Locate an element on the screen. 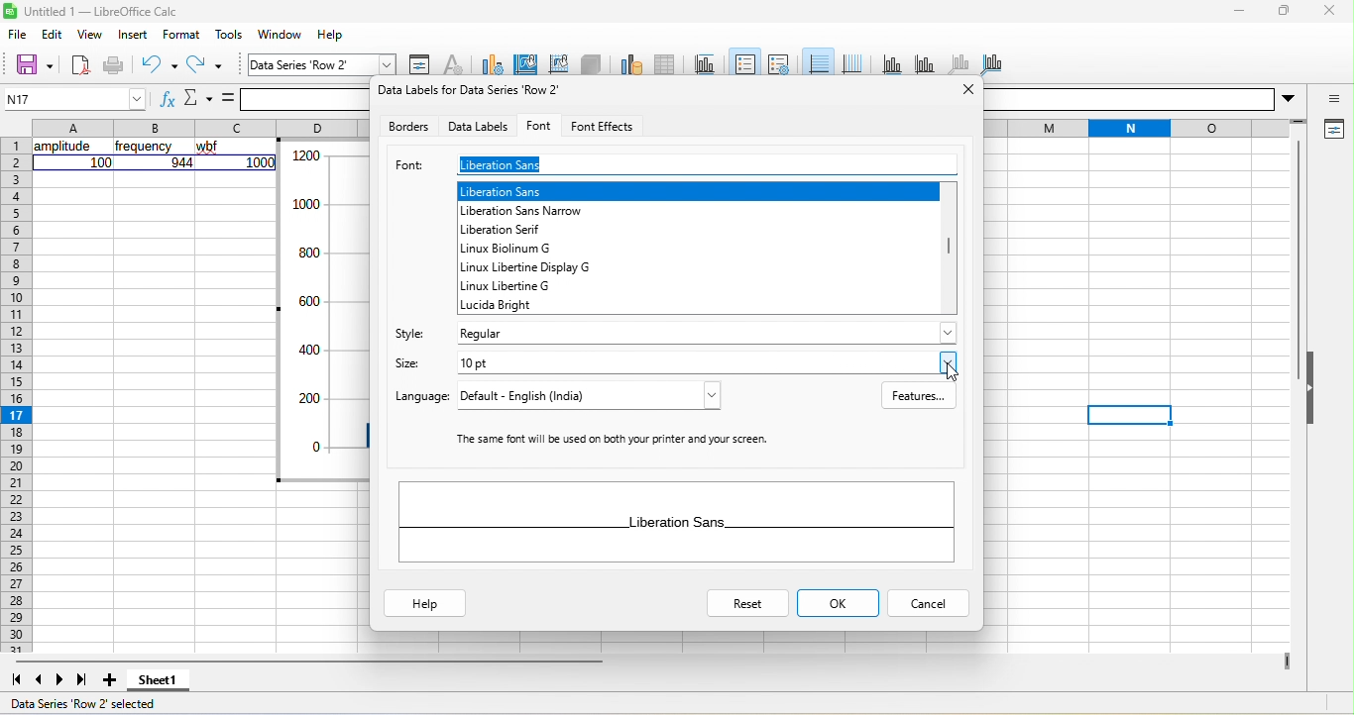 This screenshot has height=715, width=1354. sidebar settings is located at coordinates (1331, 95).